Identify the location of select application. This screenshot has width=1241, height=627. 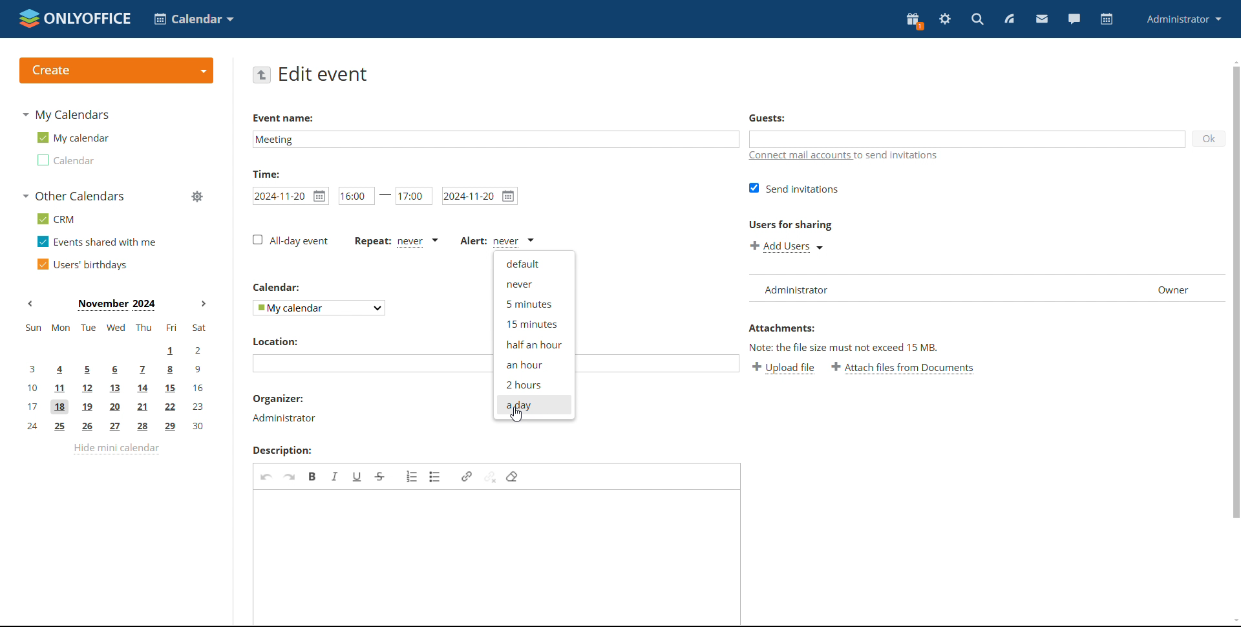
(193, 19).